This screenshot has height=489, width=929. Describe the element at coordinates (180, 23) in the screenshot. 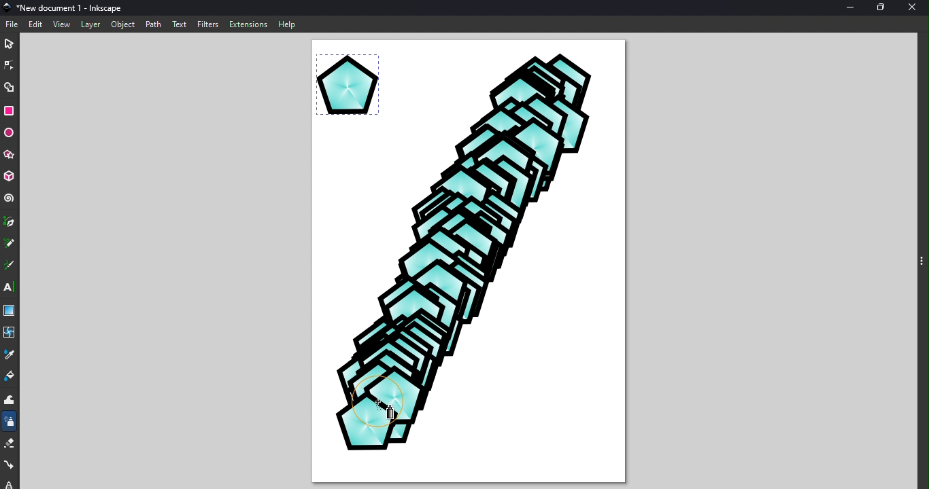

I see `Text` at that location.